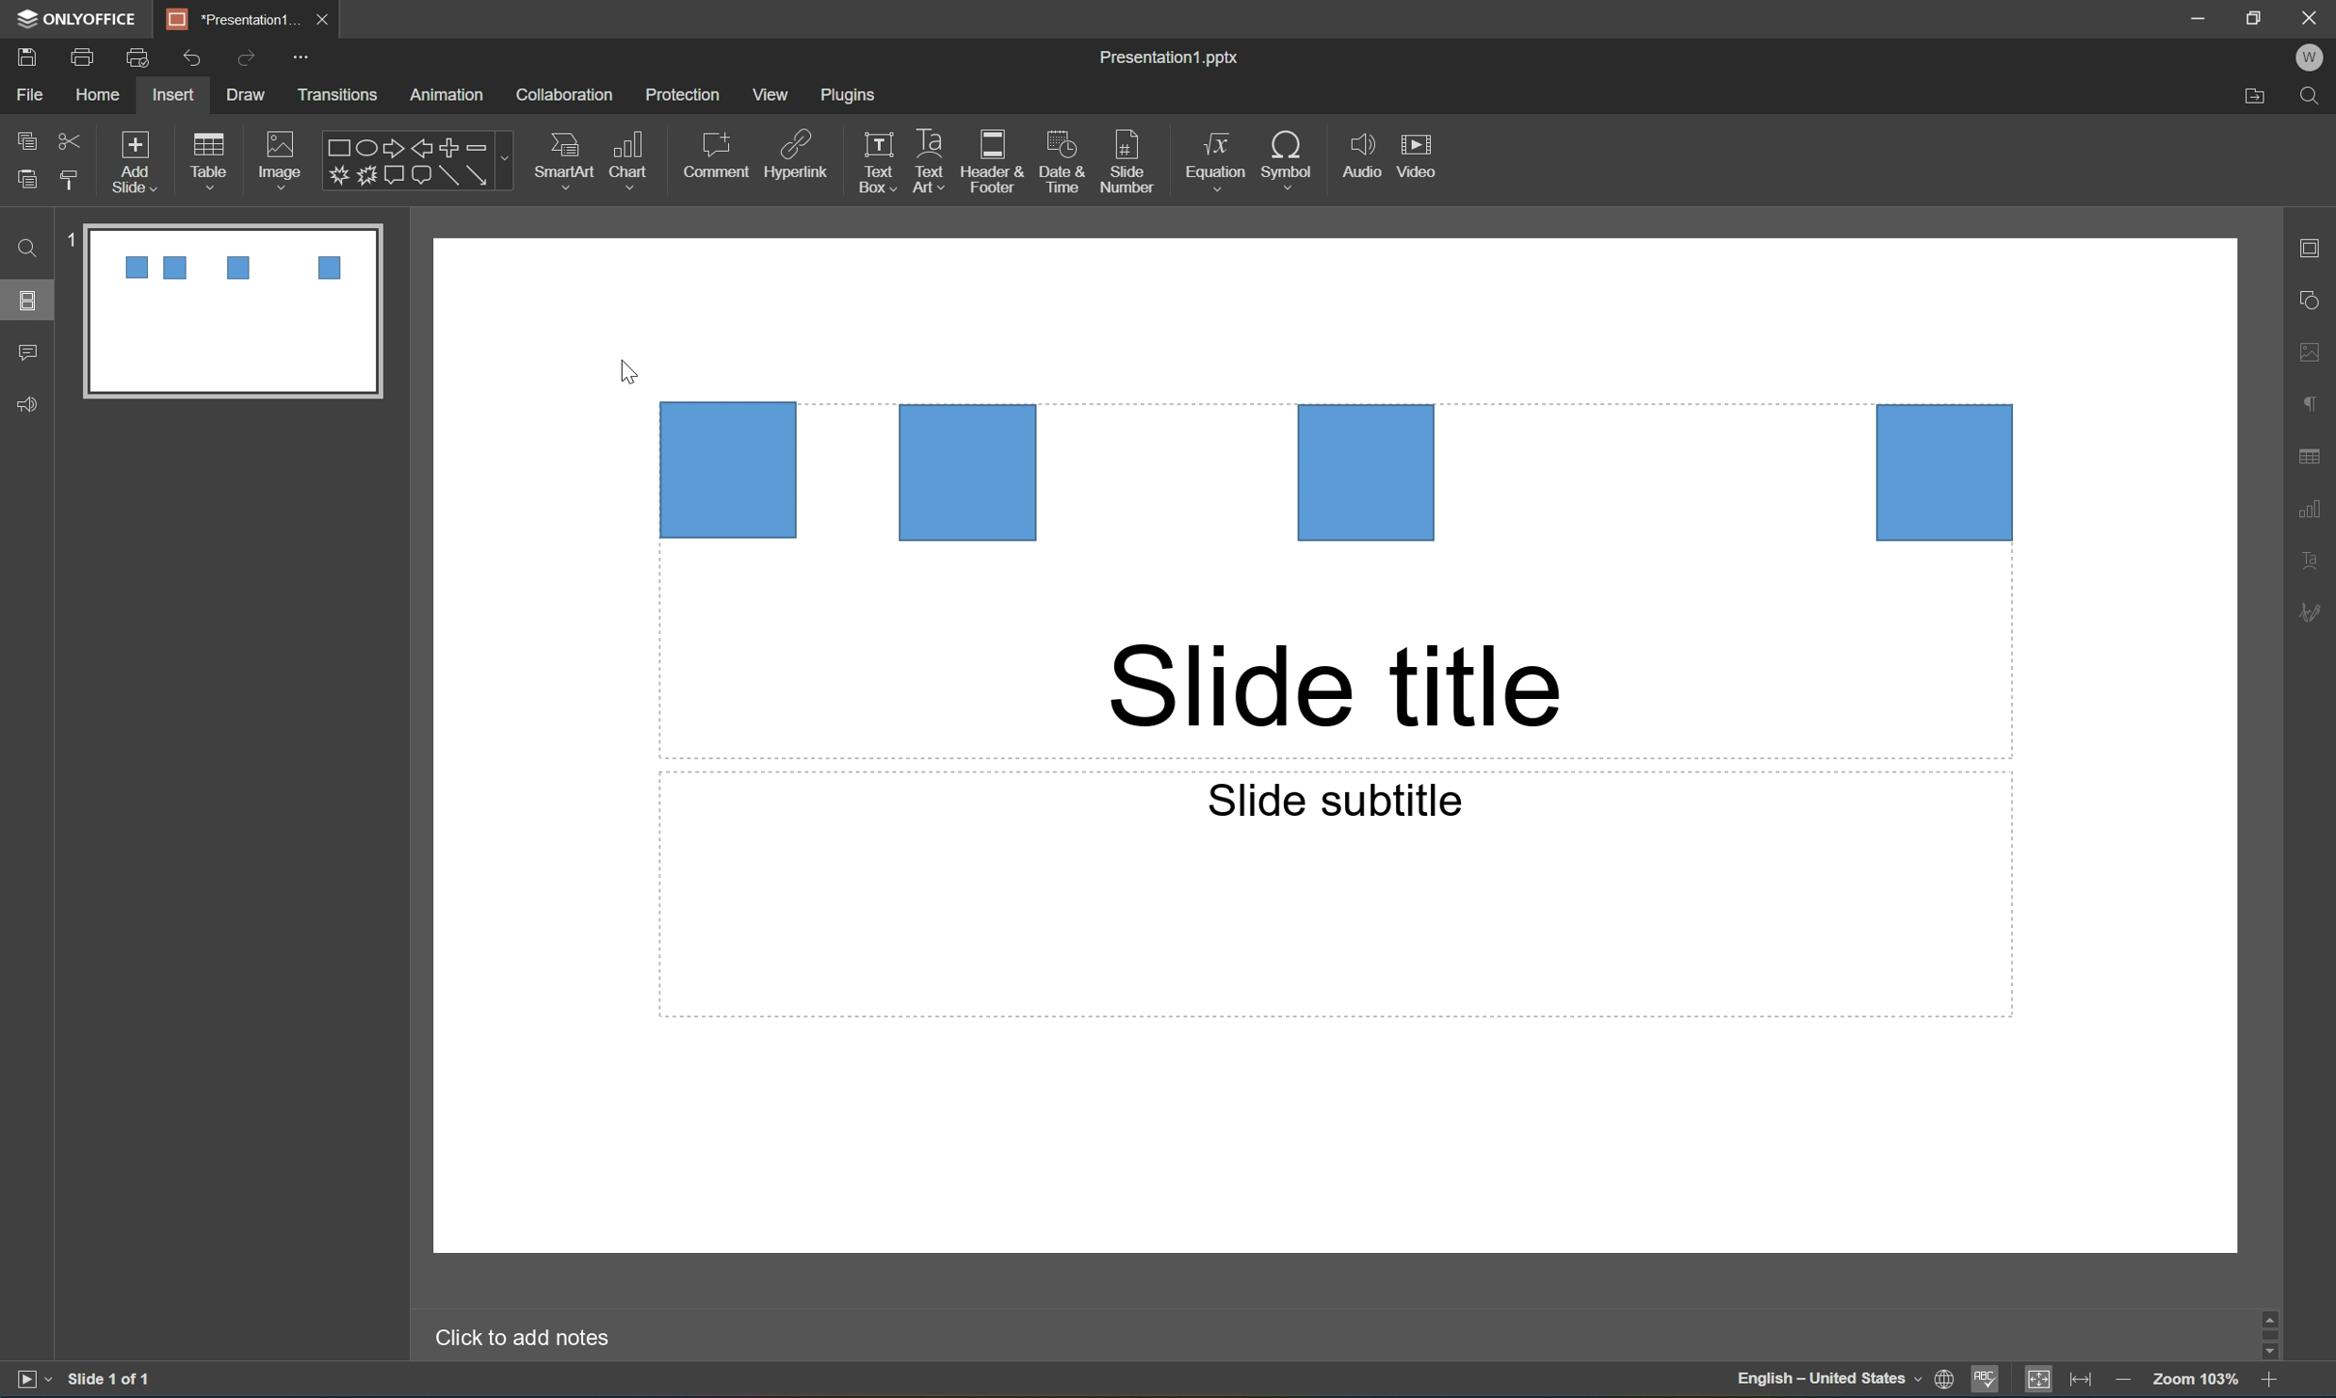 The height and width of the screenshot is (1398, 2336). What do you see at coordinates (29, 181) in the screenshot?
I see `paste` at bounding box center [29, 181].